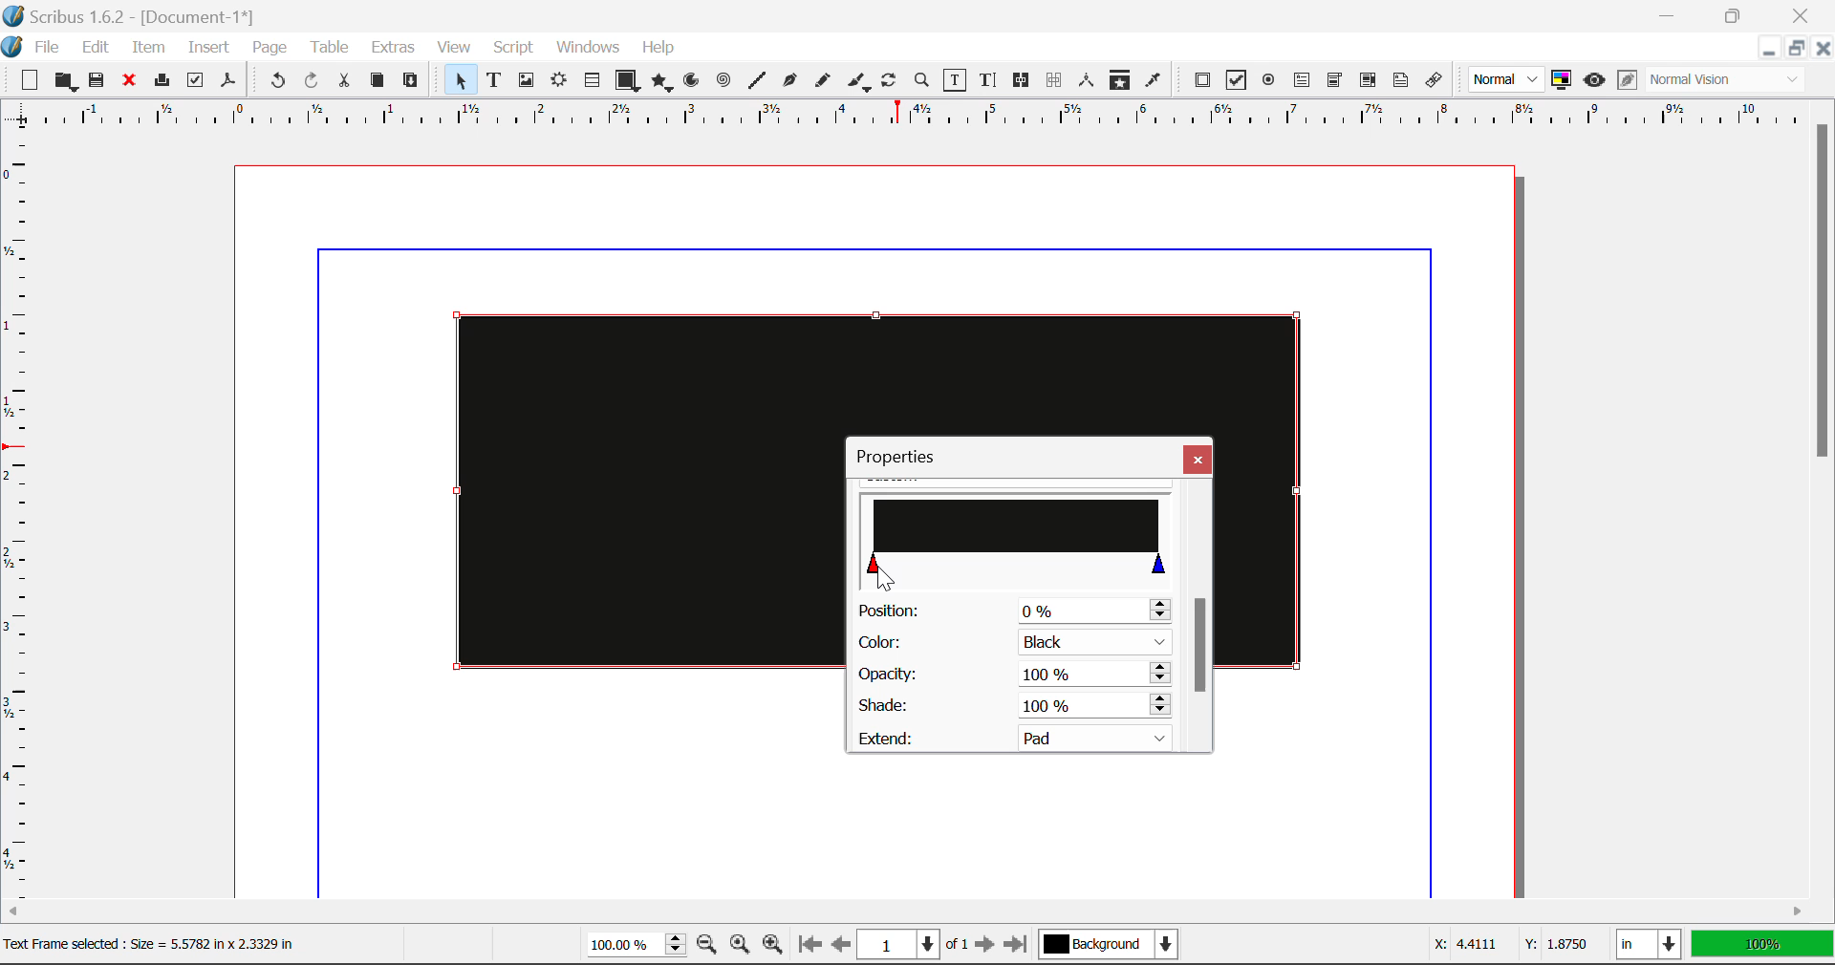  What do you see at coordinates (1199, 616) in the screenshot?
I see `Scroll Bar` at bounding box center [1199, 616].